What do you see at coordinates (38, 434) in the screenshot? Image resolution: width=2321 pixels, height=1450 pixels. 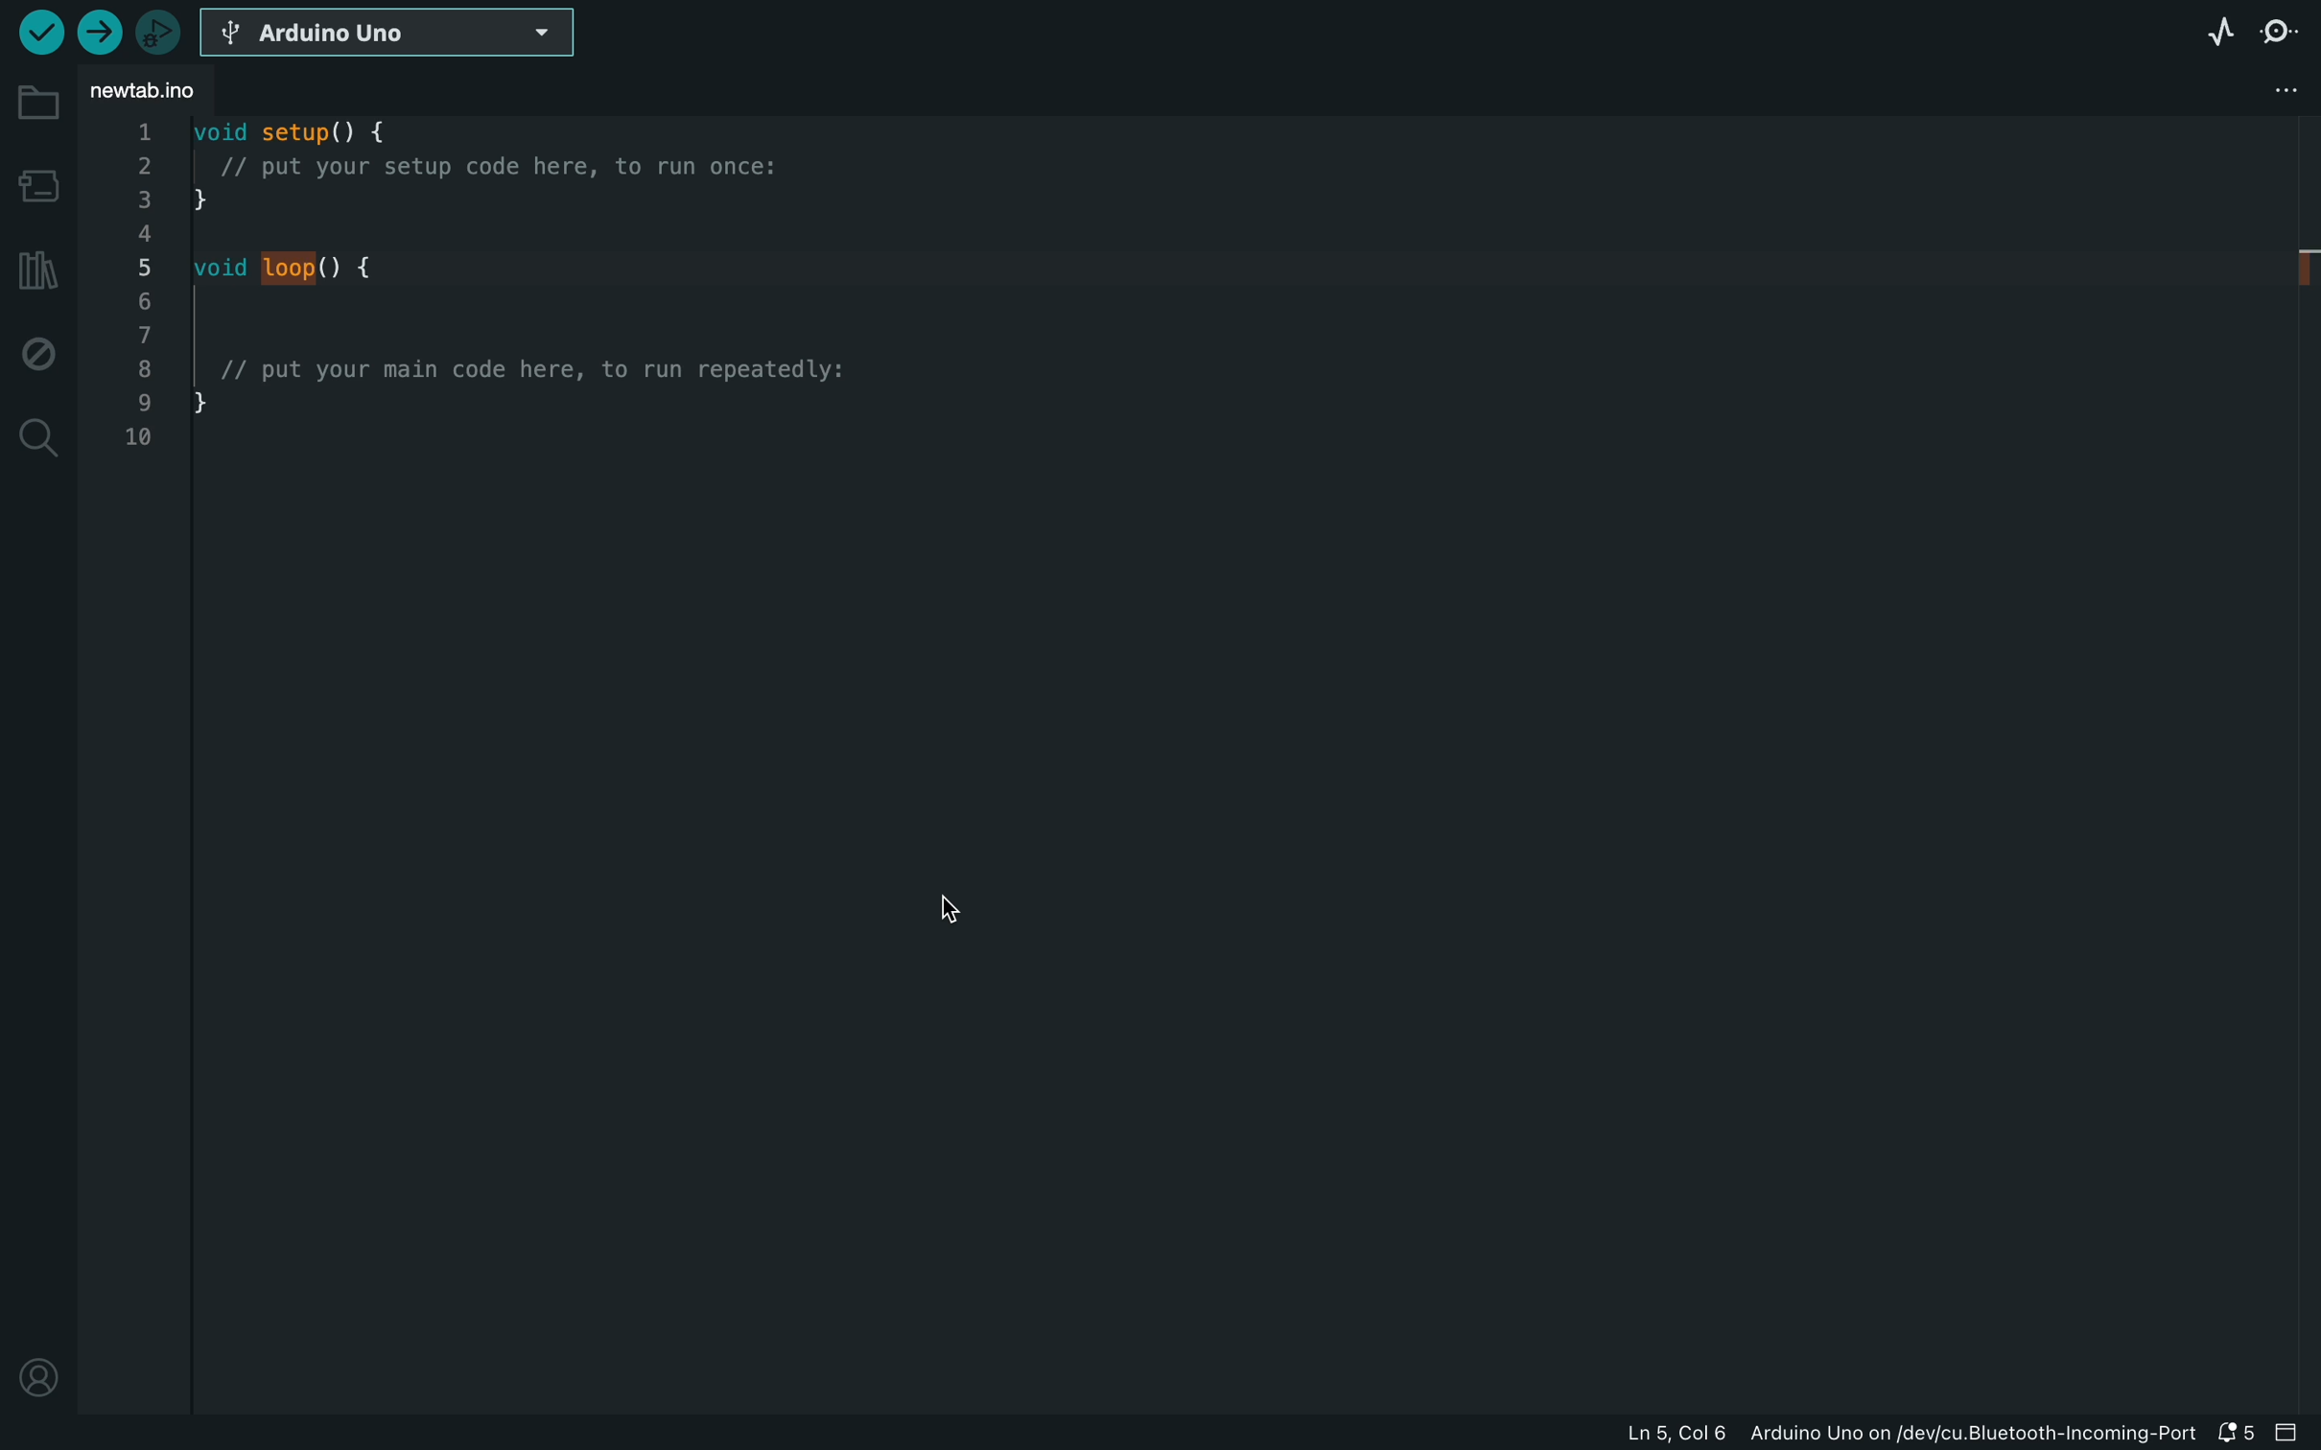 I see `search` at bounding box center [38, 434].